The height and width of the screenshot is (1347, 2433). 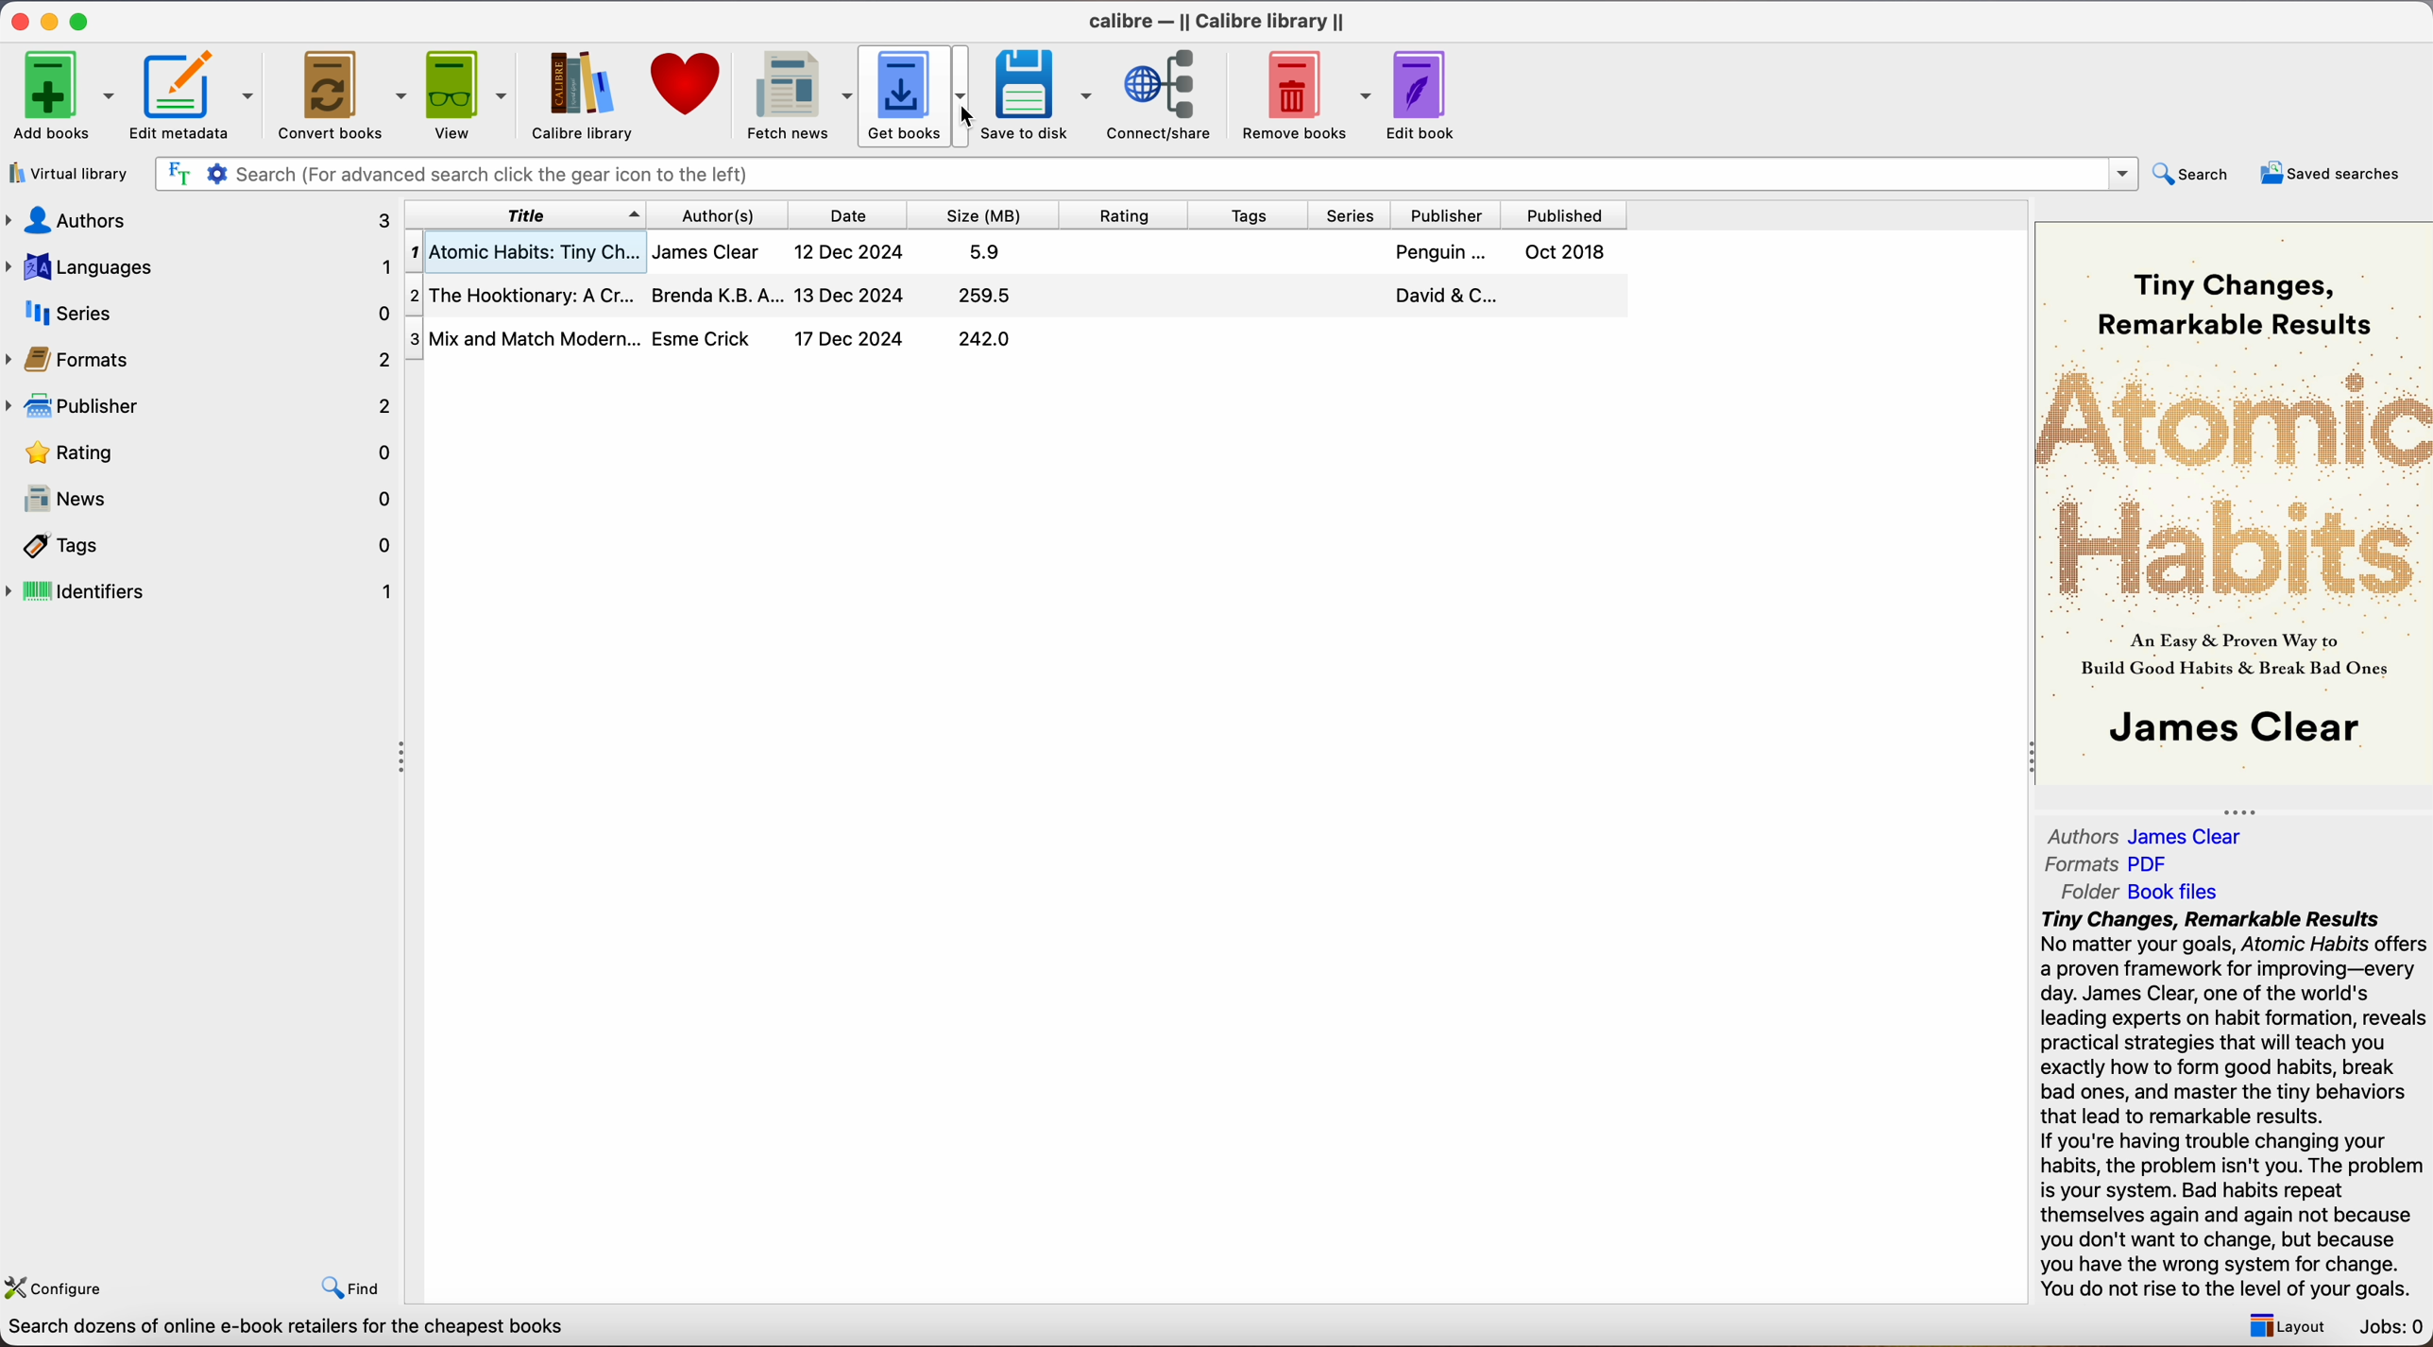 What do you see at coordinates (2237, 1105) in the screenshot?
I see `synopsis` at bounding box center [2237, 1105].